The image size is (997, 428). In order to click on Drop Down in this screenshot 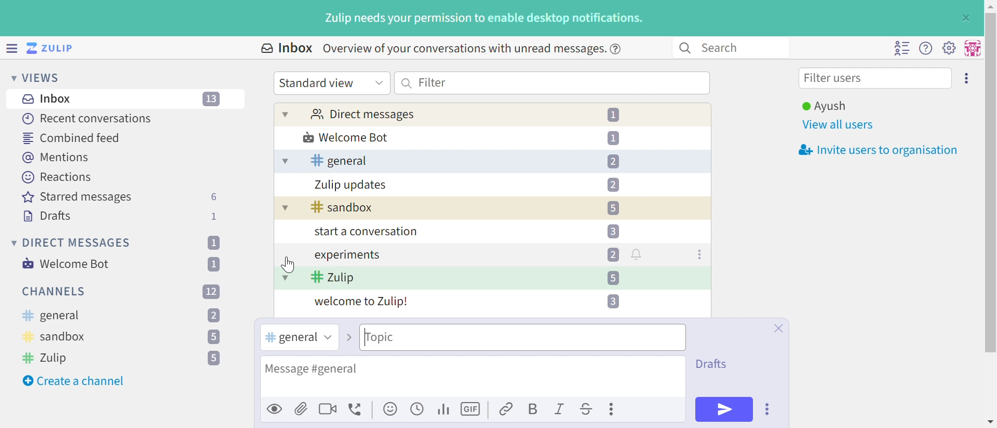, I will do `click(379, 82)`.